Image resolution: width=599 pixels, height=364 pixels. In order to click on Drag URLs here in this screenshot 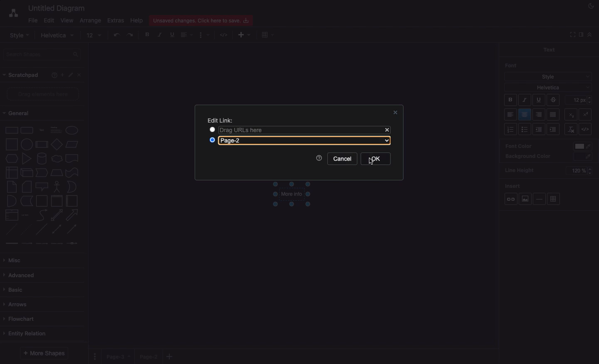, I will do `click(297, 130)`.